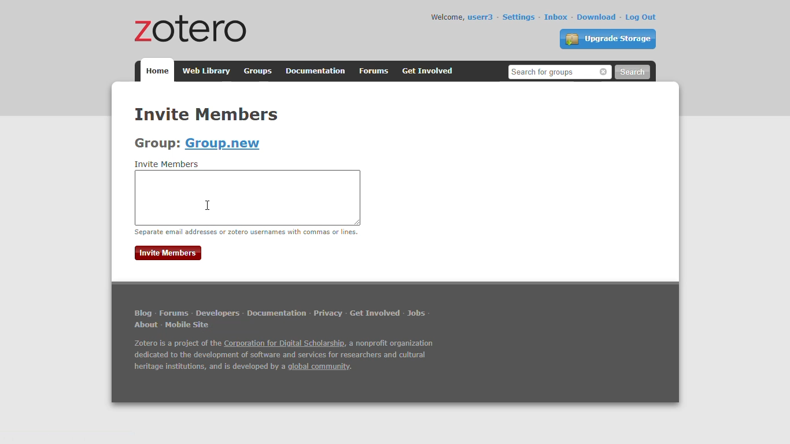 Image resolution: width=790 pixels, height=444 pixels. I want to click on welcome,, so click(446, 17).